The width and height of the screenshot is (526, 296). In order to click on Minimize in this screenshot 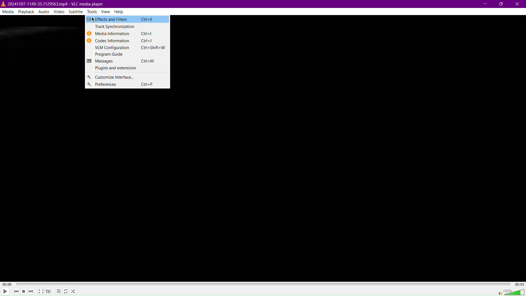, I will do `click(486, 4)`.